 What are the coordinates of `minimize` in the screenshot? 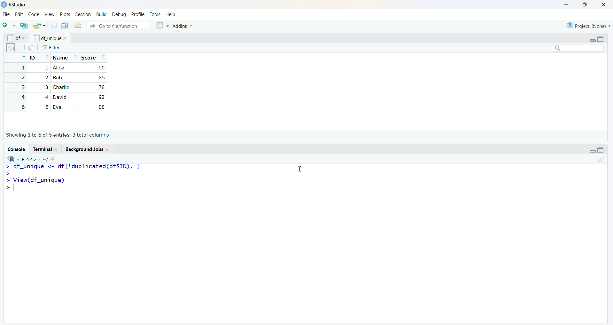 It's located at (592, 40).